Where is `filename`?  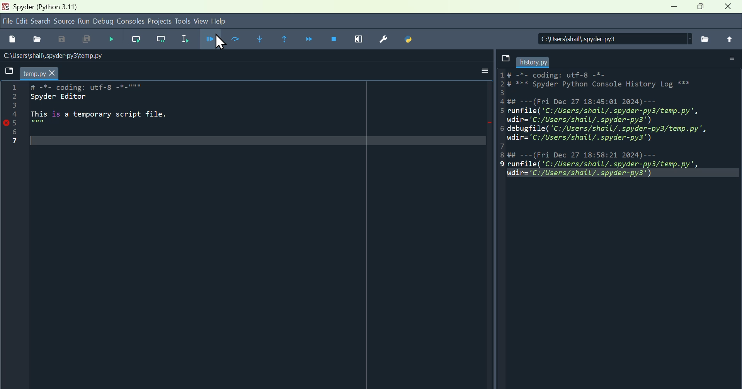
filename is located at coordinates (534, 60).